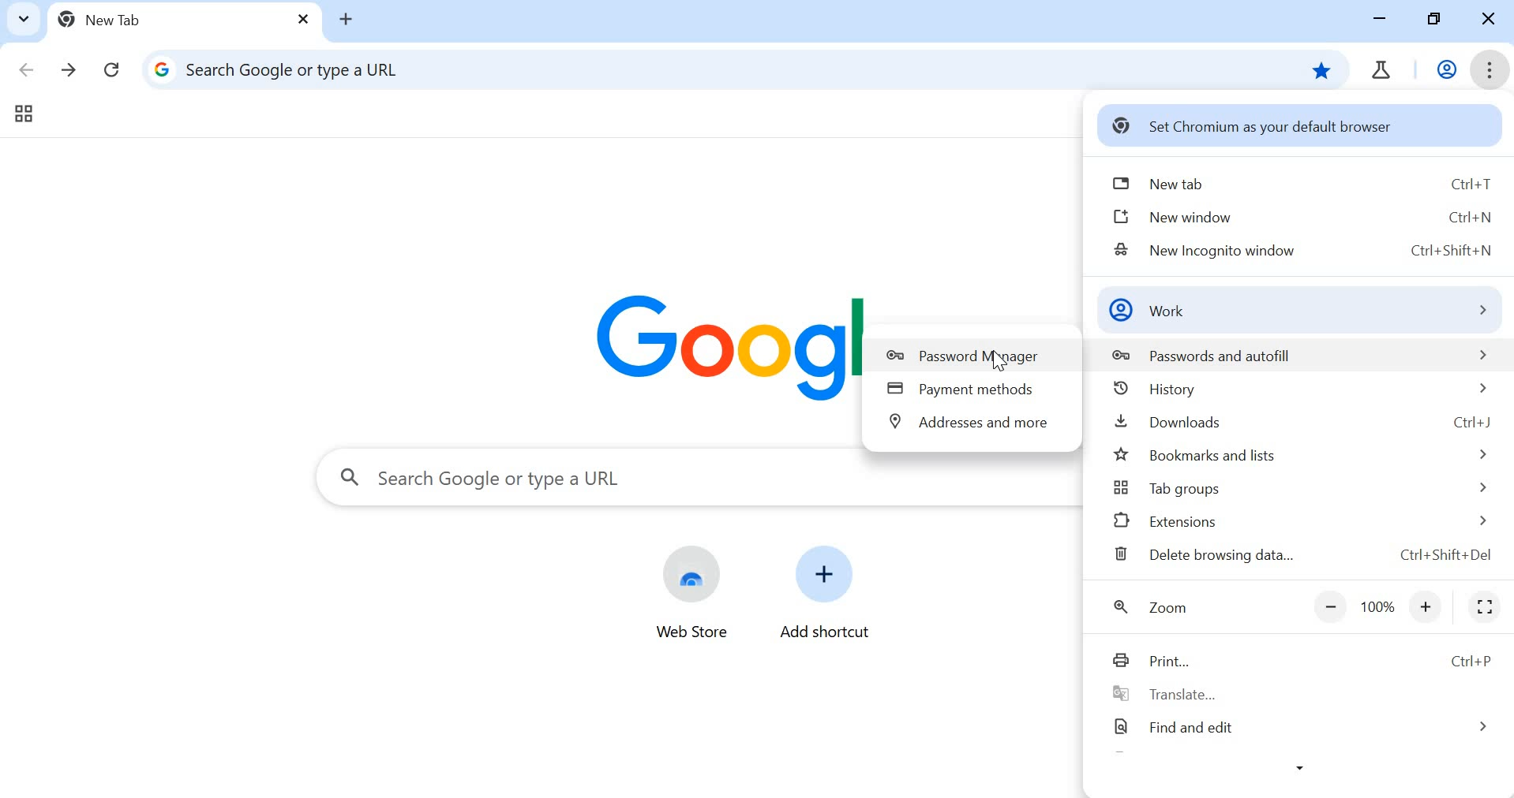  Describe the element at coordinates (967, 391) in the screenshot. I see `payment methods` at that location.